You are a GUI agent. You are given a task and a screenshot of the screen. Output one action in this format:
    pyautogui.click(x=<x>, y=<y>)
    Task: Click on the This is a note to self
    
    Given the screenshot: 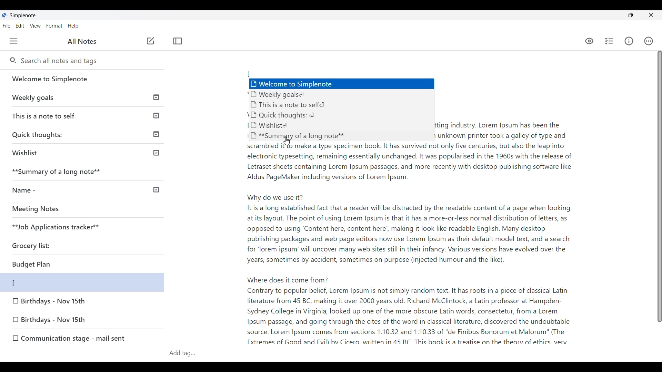 What is the action you would take?
    pyautogui.click(x=83, y=114)
    